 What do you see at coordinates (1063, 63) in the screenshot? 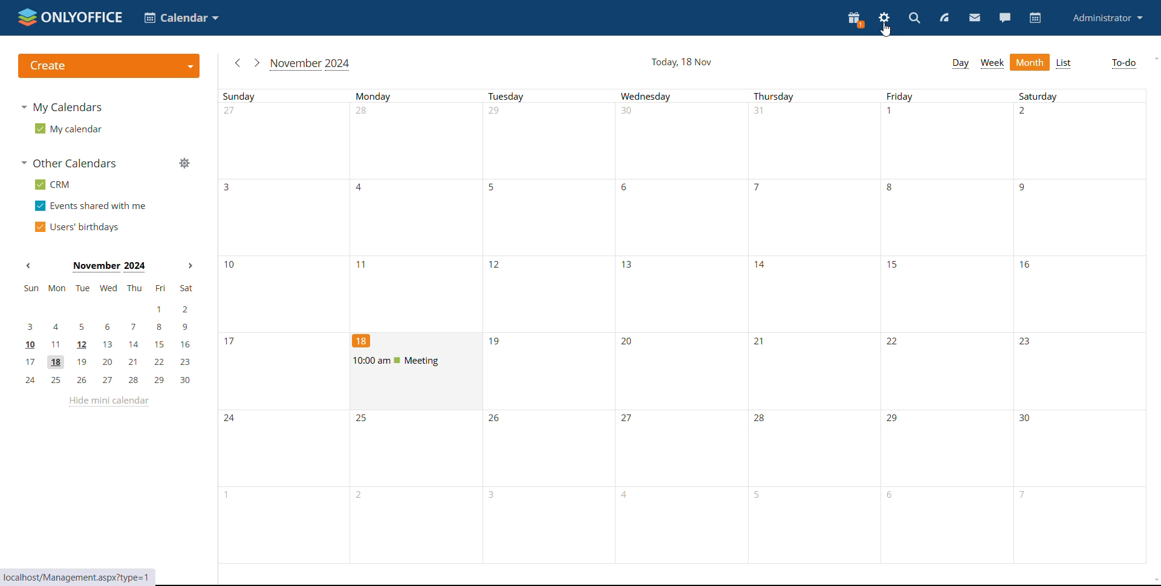
I see `list view` at bounding box center [1063, 63].